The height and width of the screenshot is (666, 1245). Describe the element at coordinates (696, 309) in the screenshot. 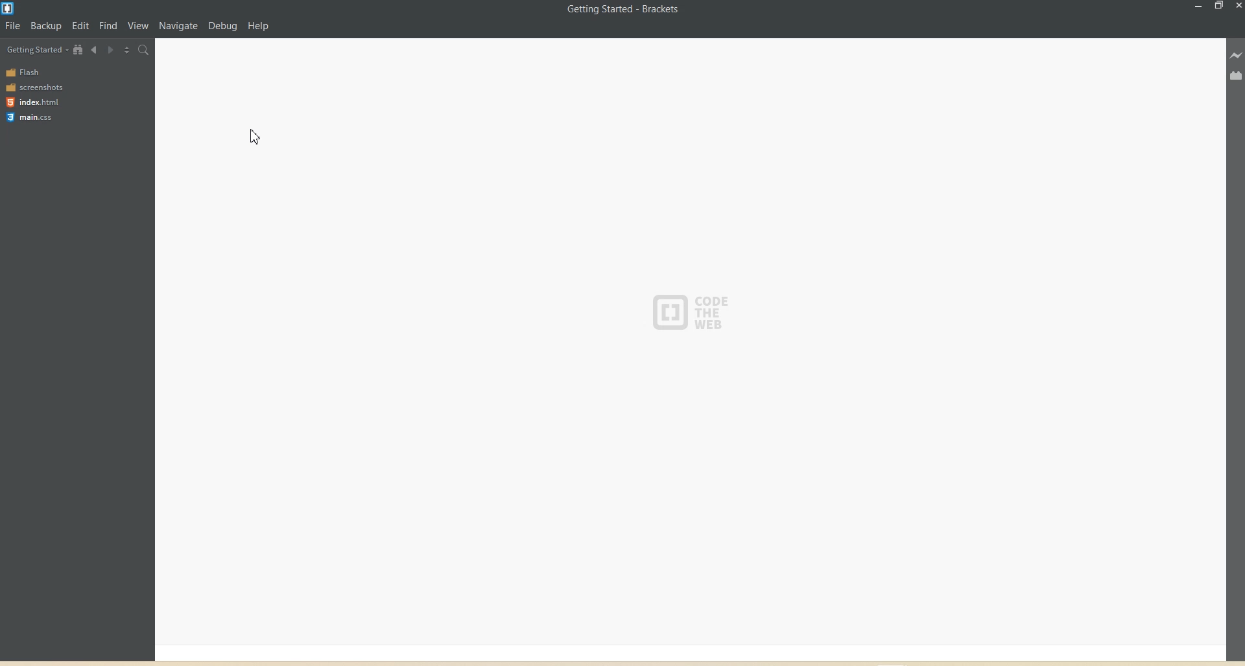

I see `CODE THE WEB` at that location.